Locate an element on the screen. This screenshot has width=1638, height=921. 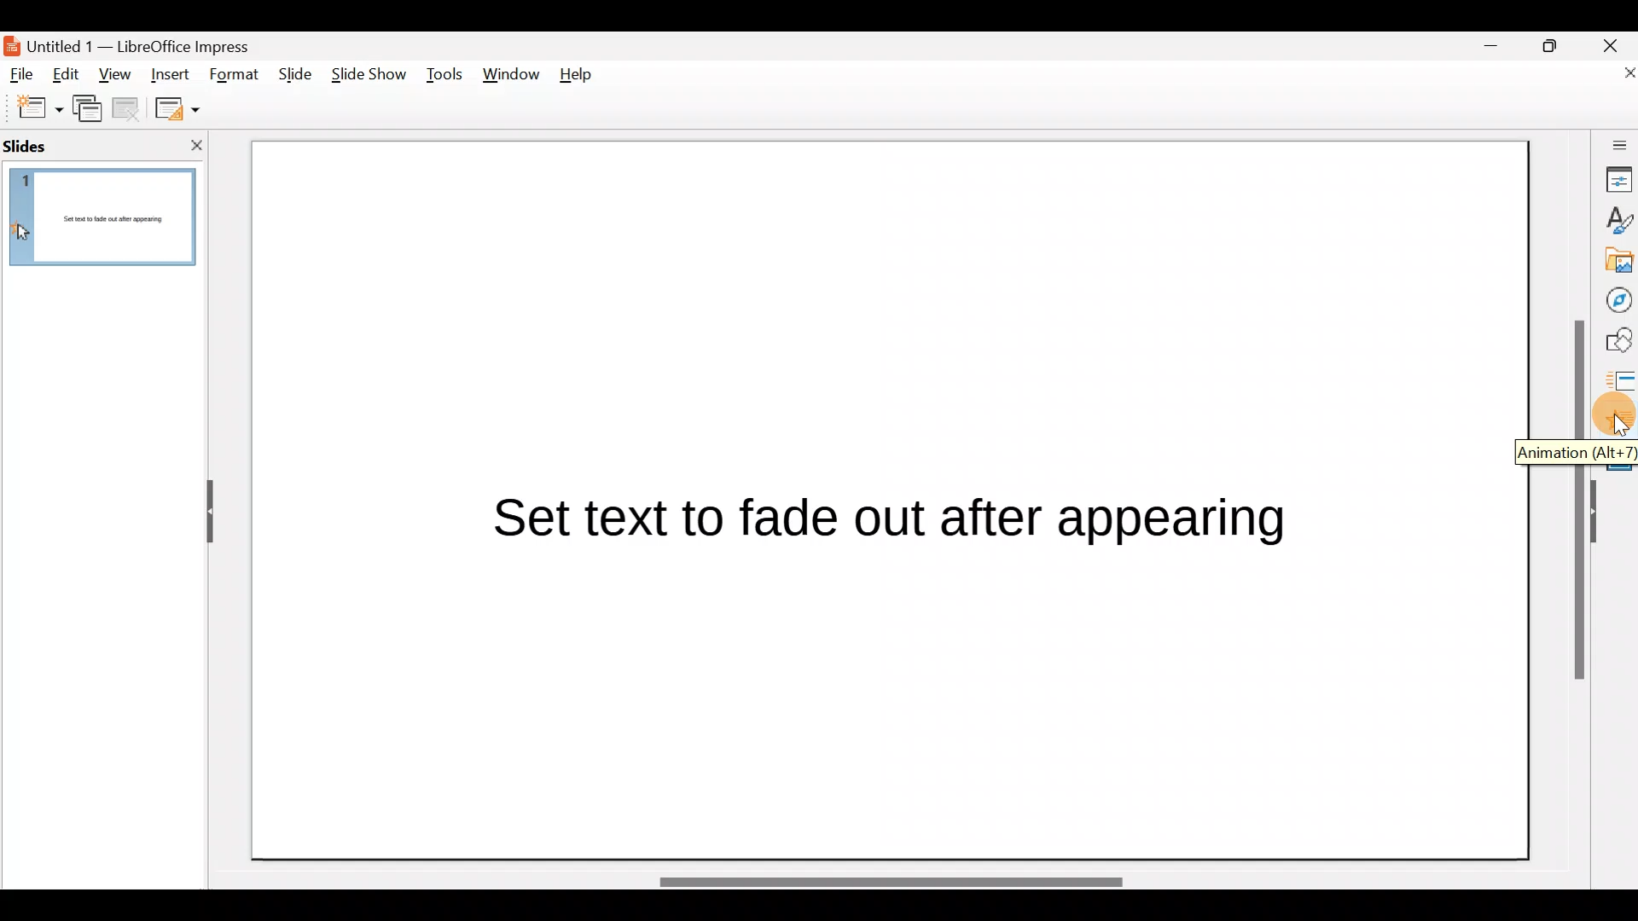
Slides transition is located at coordinates (1621, 379).